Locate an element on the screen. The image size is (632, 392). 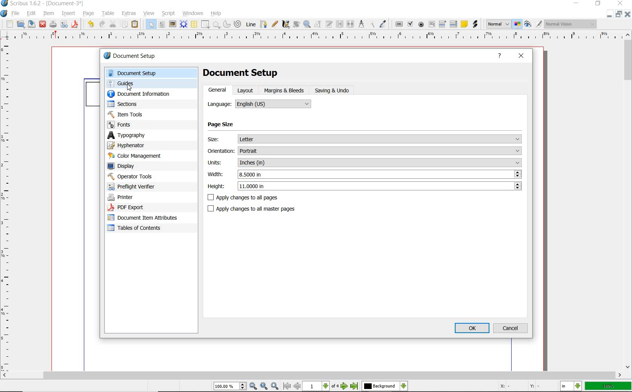
document setup is located at coordinates (247, 73).